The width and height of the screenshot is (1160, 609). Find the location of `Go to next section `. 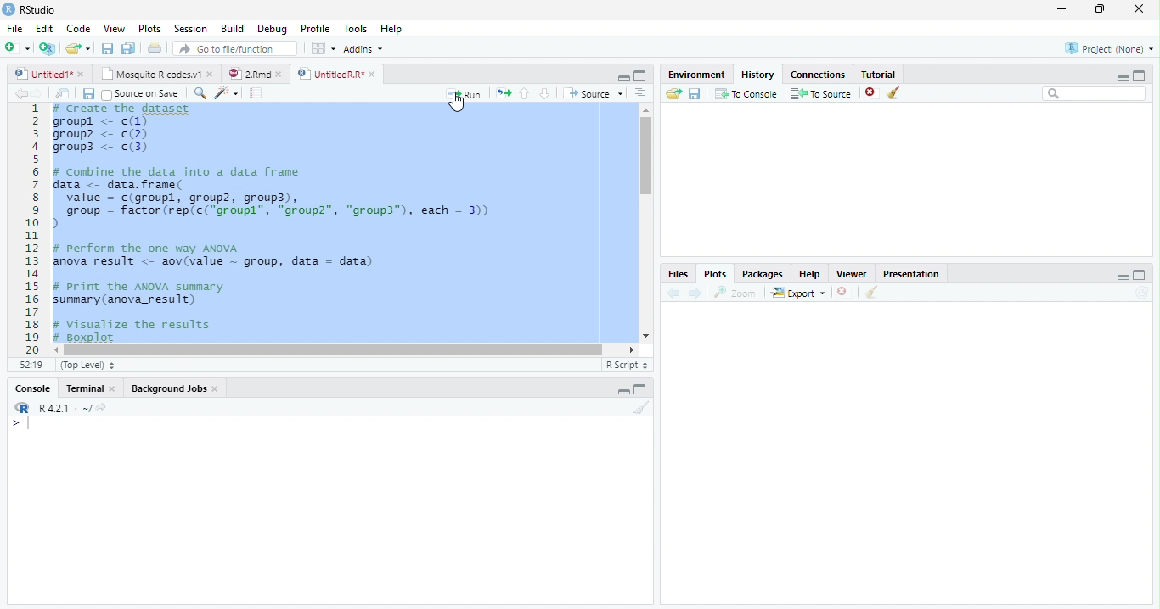

Go to next section  is located at coordinates (545, 94).